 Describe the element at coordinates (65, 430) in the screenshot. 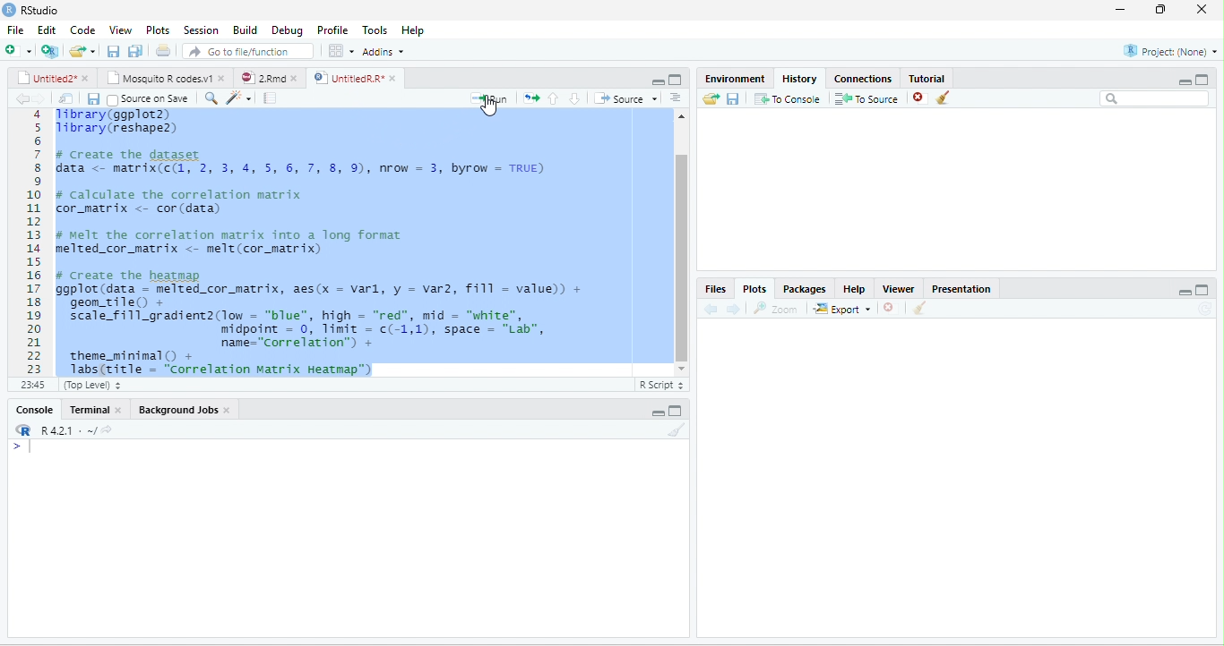

I see `R` at that location.